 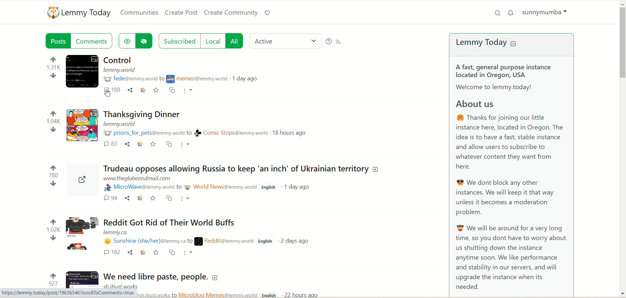 What do you see at coordinates (146, 41) in the screenshot?
I see `hide hidden post` at bounding box center [146, 41].